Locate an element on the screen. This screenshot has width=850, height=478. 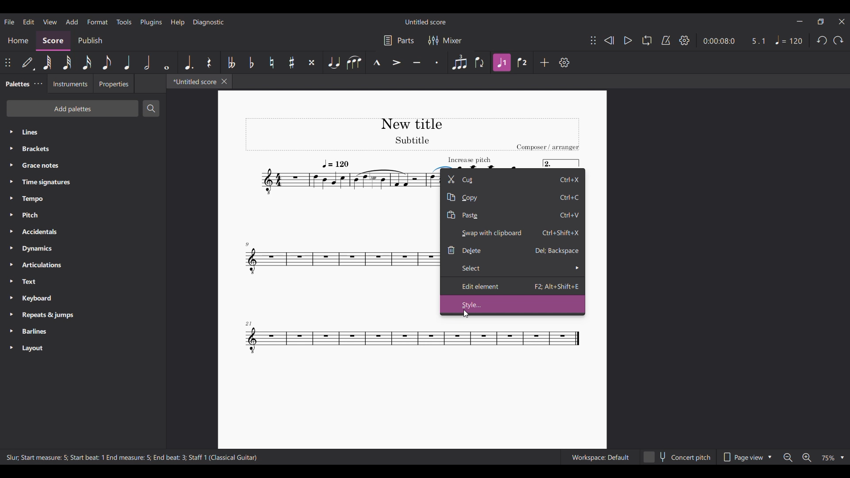
Properties is located at coordinates (114, 84).